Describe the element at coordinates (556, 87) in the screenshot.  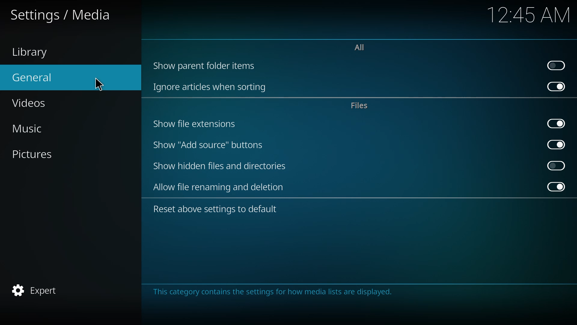
I see `enabled` at that location.